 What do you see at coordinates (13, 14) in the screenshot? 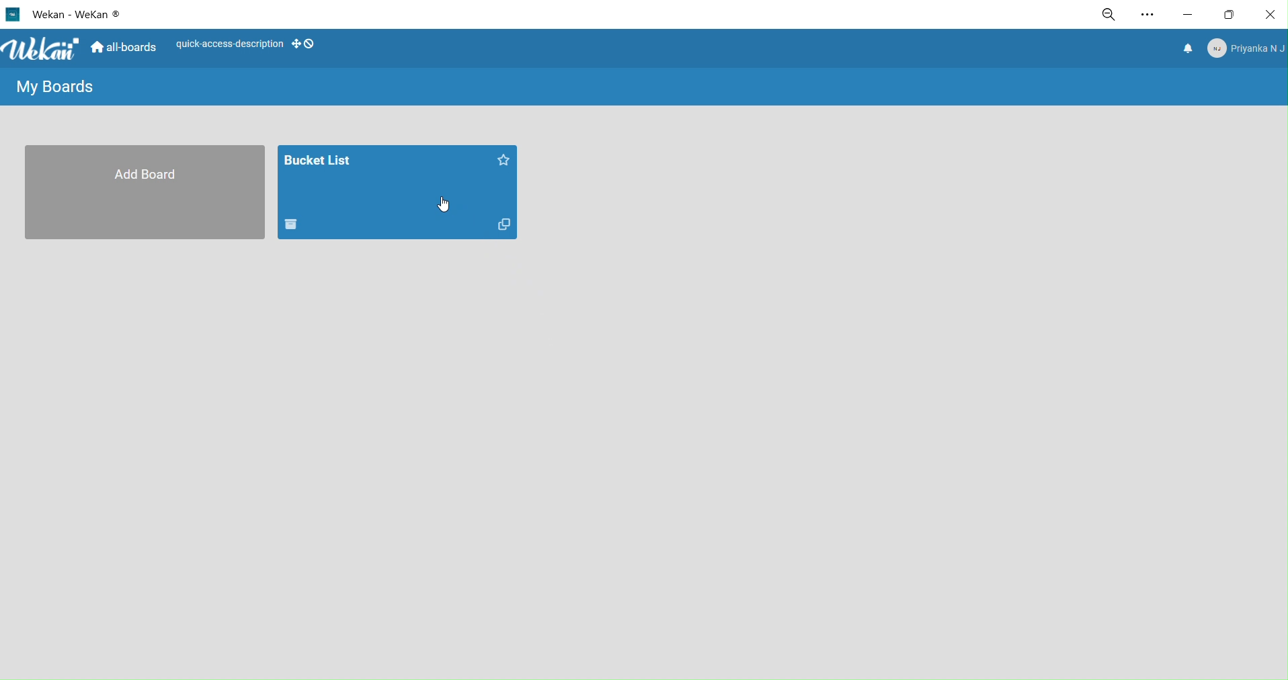
I see `logo` at bounding box center [13, 14].